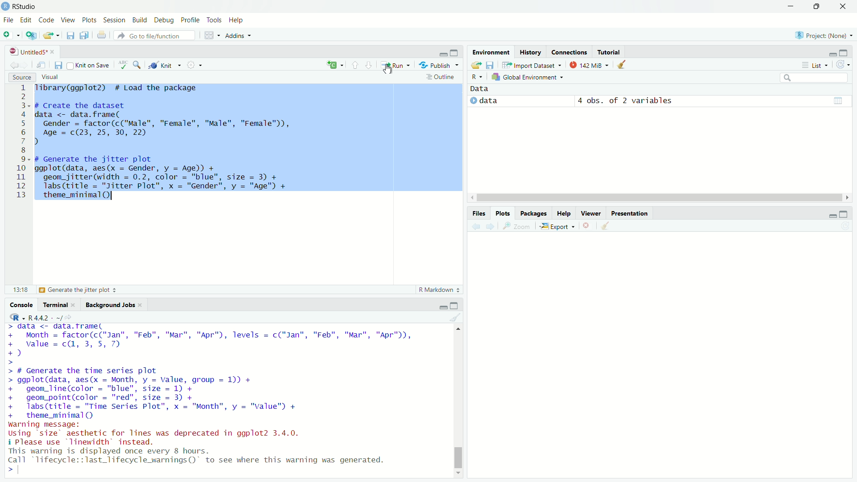  What do you see at coordinates (211, 35) in the screenshot?
I see `workspace panes` at bounding box center [211, 35].